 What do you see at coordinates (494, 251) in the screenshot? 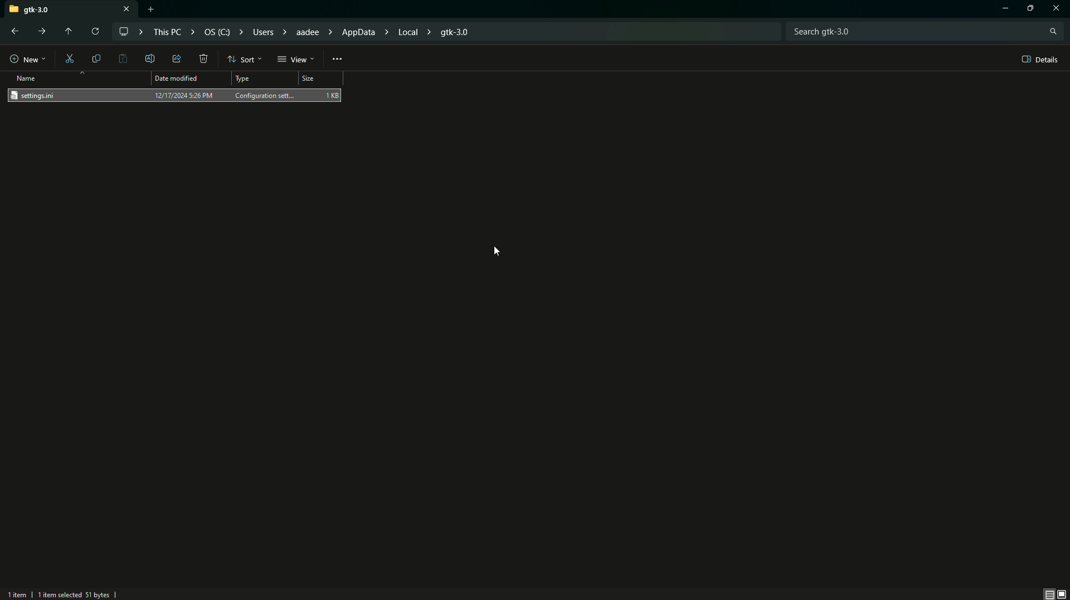
I see `Cursor` at bounding box center [494, 251].